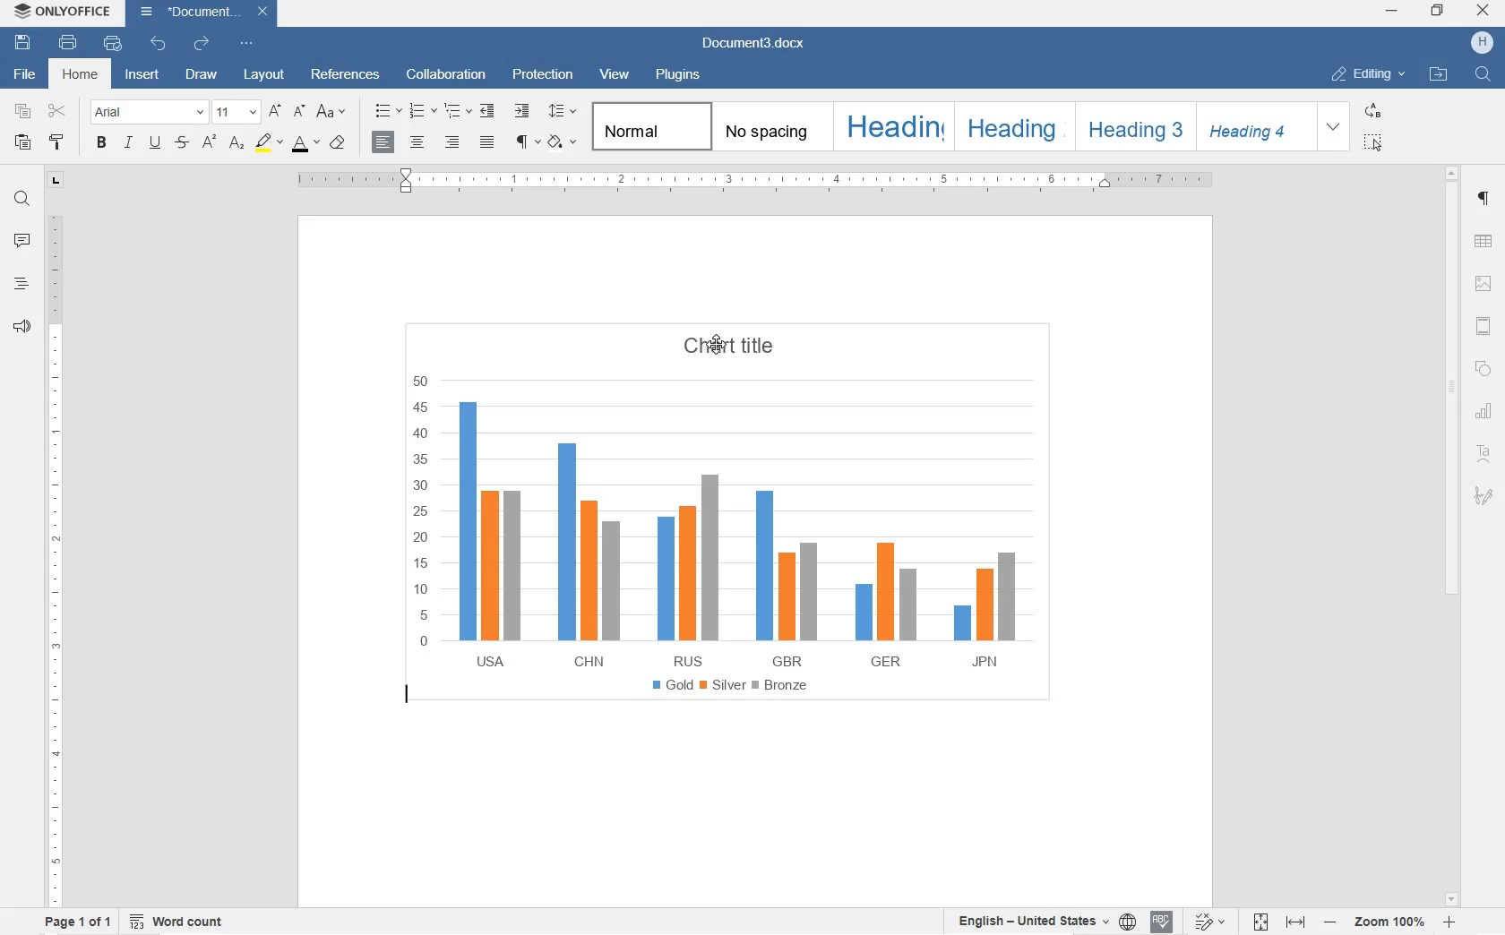 This screenshot has width=1505, height=935. Describe the element at coordinates (388, 112) in the screenshot. I see `BULLET` at that location.